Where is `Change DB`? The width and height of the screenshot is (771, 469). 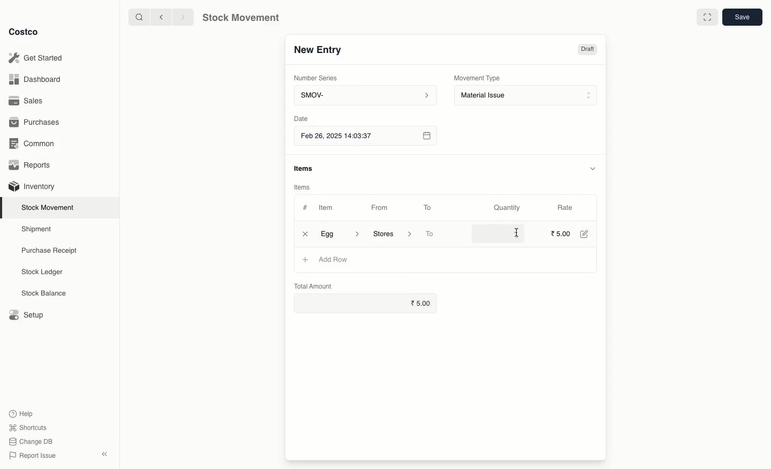 Change DB is located at coordinates (31, 442).